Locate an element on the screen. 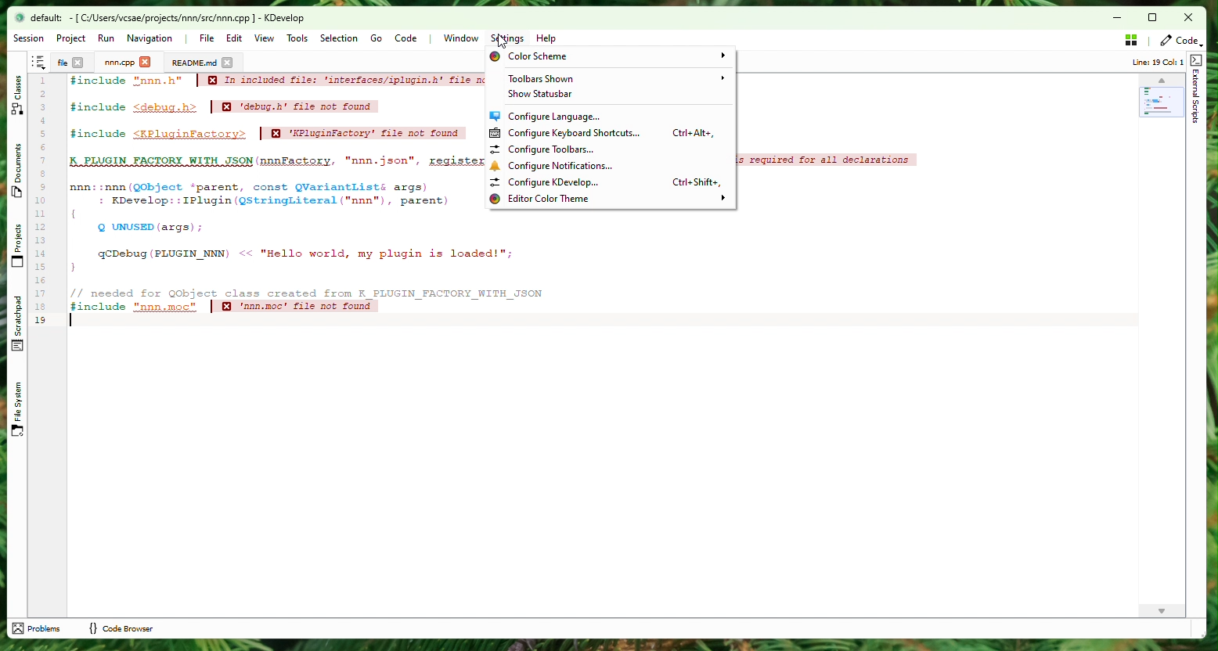 The width and height of the screenshot is (1218, 651). 11 is located at coordinates (41, 214).